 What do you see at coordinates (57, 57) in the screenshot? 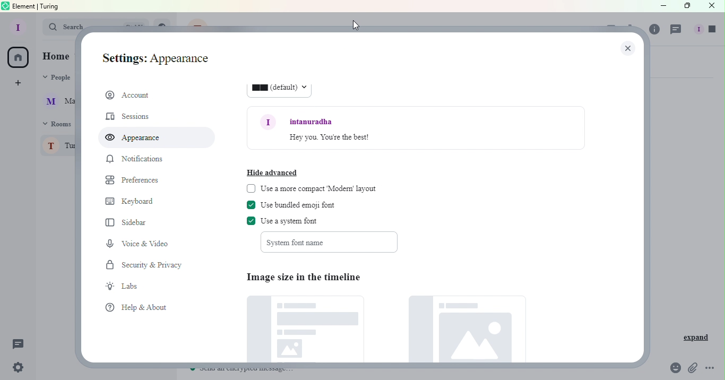
I see `Home` at bounding box center [57, 57].